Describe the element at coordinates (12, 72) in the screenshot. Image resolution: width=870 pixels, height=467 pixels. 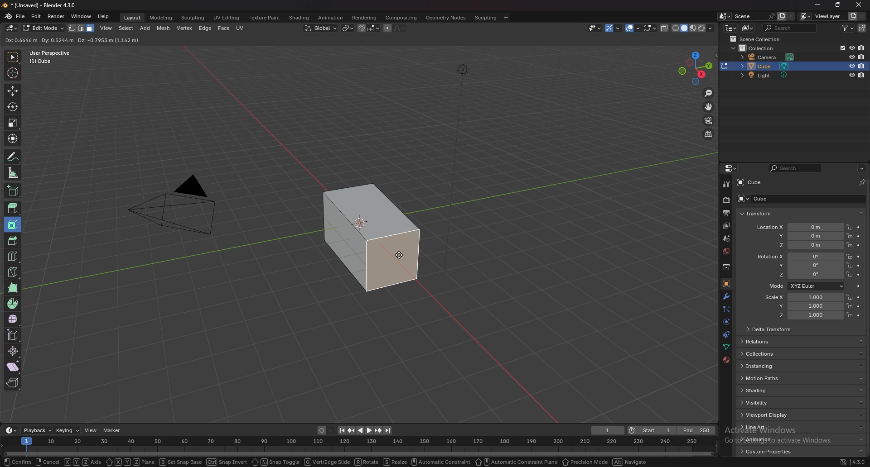
I see `cursor` at that location.